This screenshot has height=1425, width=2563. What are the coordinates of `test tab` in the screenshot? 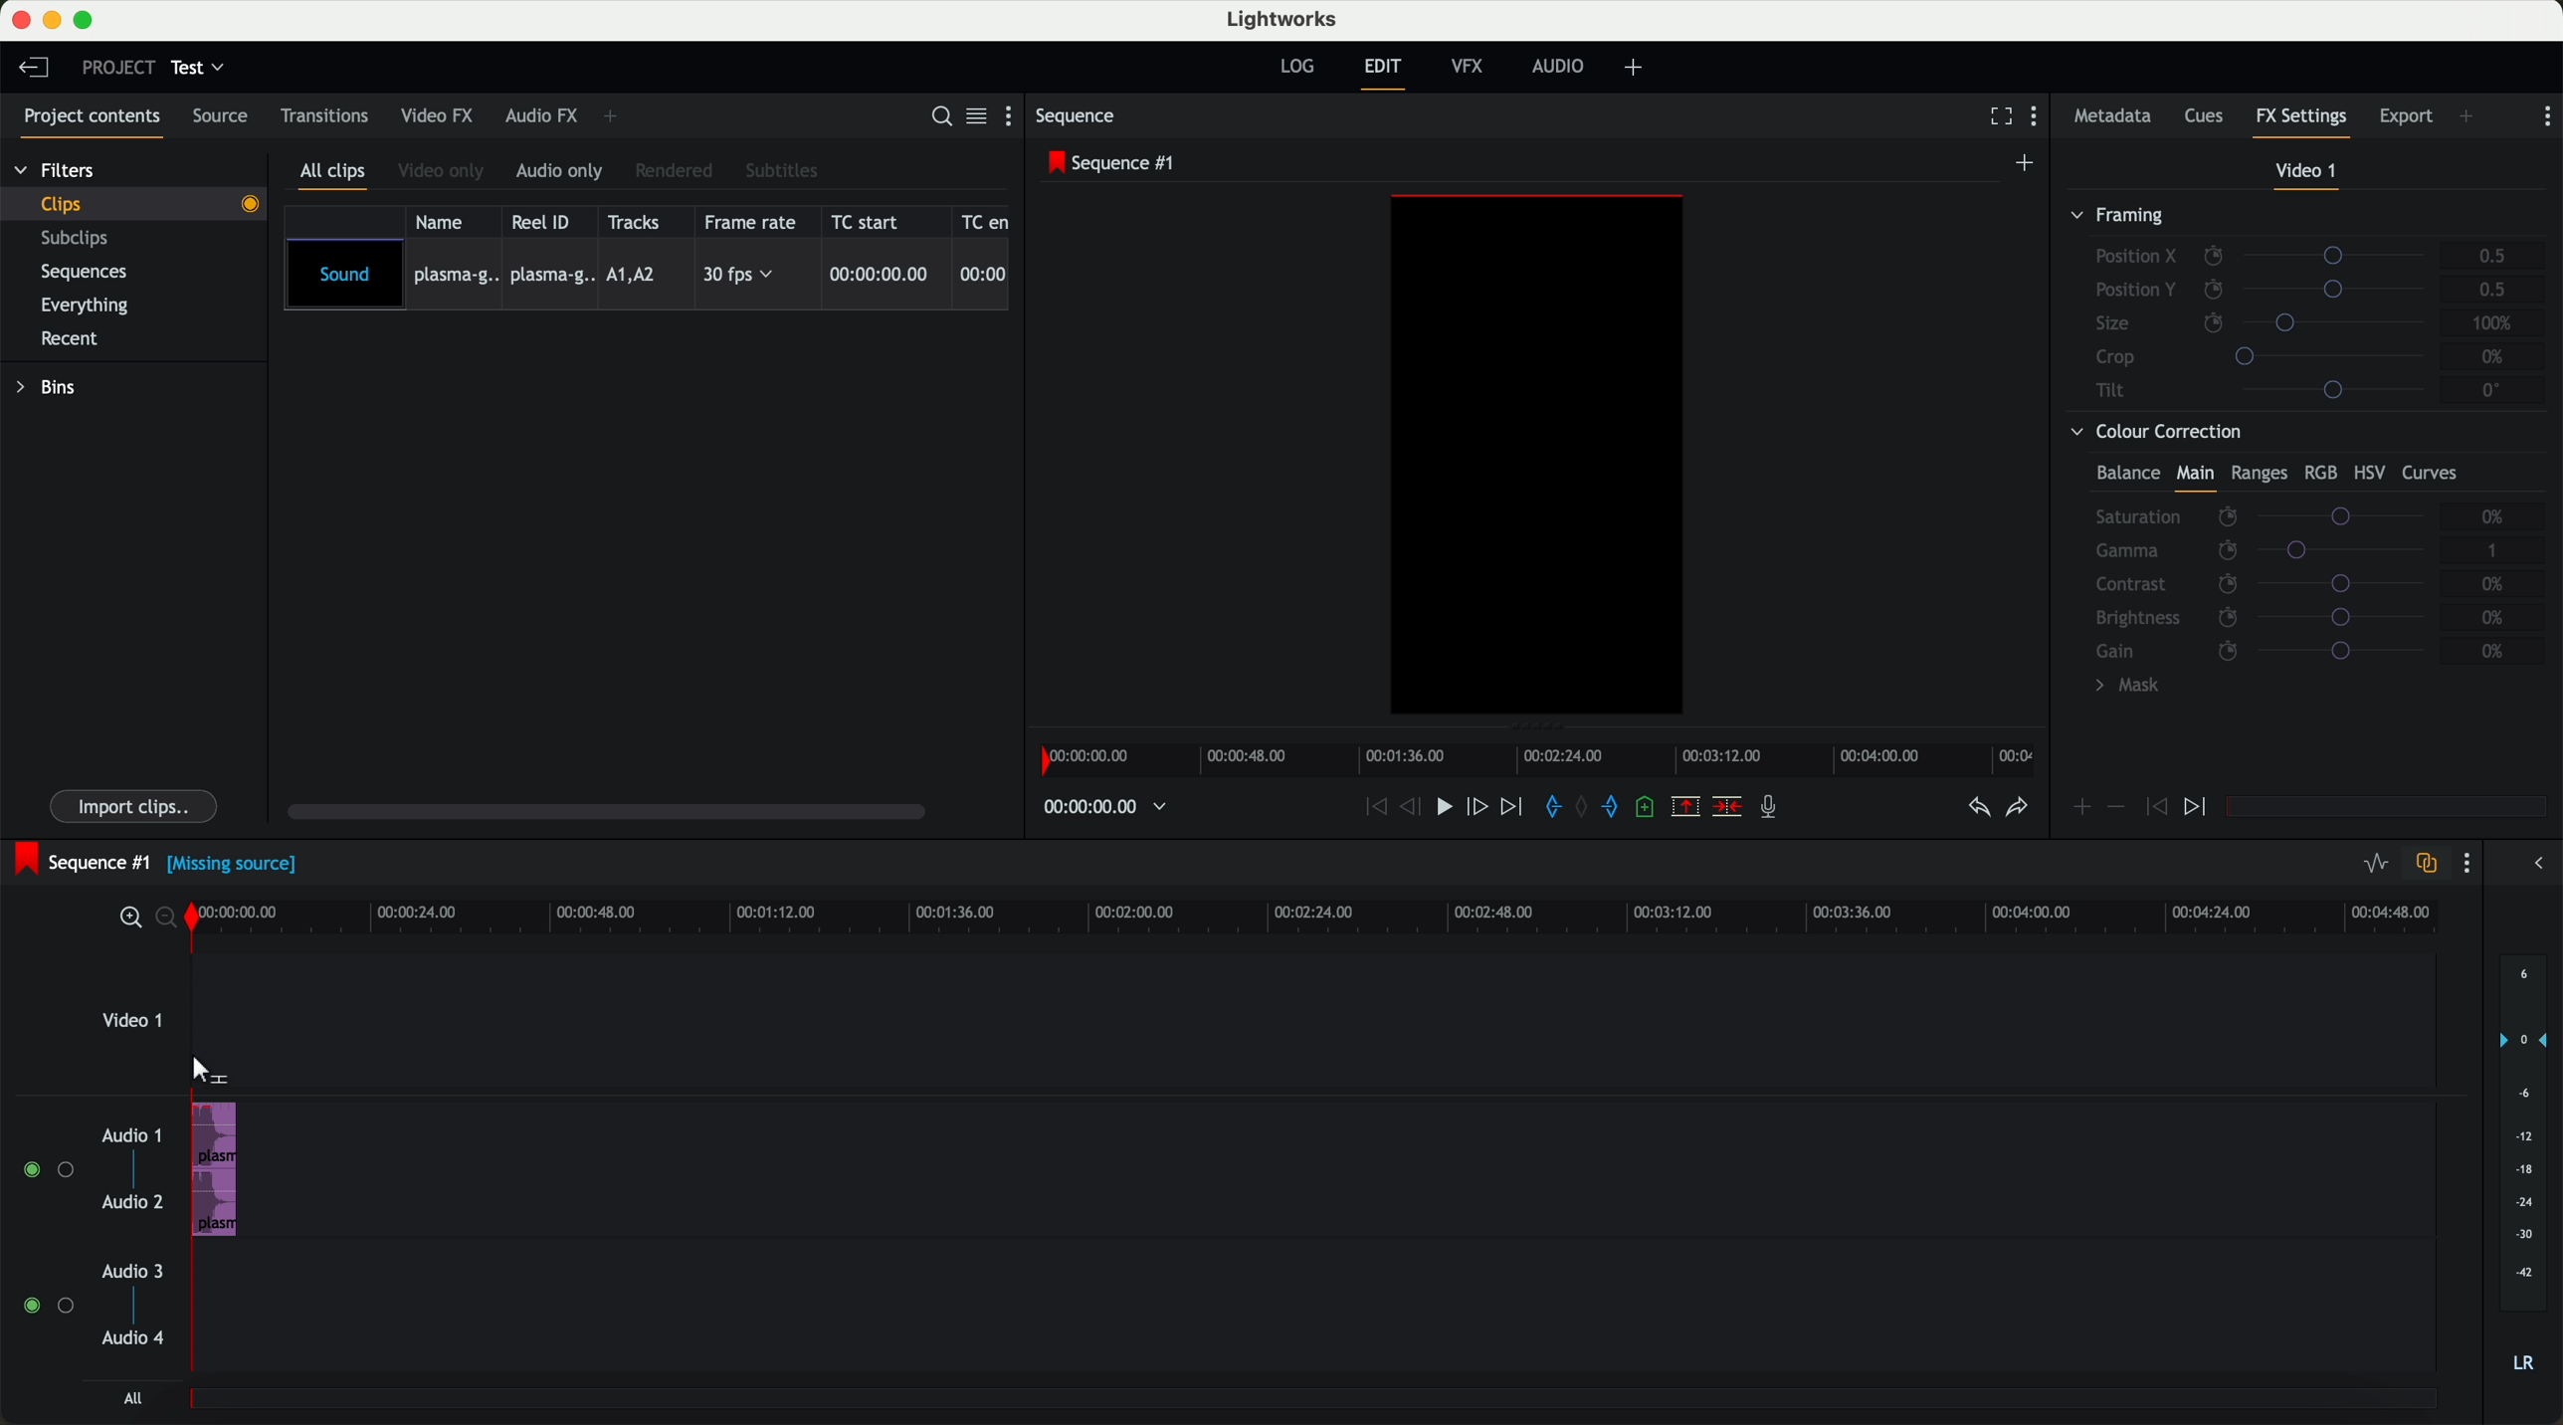 It's located at (200, 63).